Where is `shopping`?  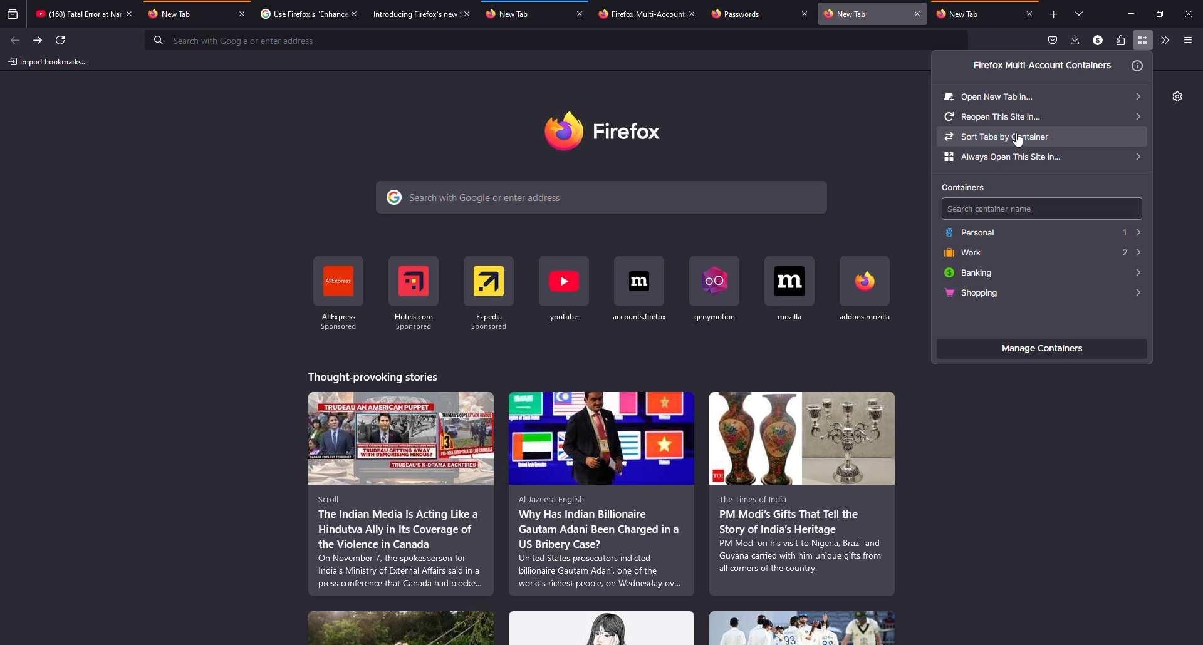 shopping is located at coordinates (971, 294).